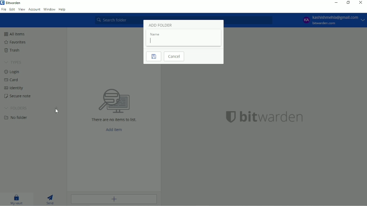 This screenshot has width=367, height=206. I want to click on Favorites, so click(16, 42).